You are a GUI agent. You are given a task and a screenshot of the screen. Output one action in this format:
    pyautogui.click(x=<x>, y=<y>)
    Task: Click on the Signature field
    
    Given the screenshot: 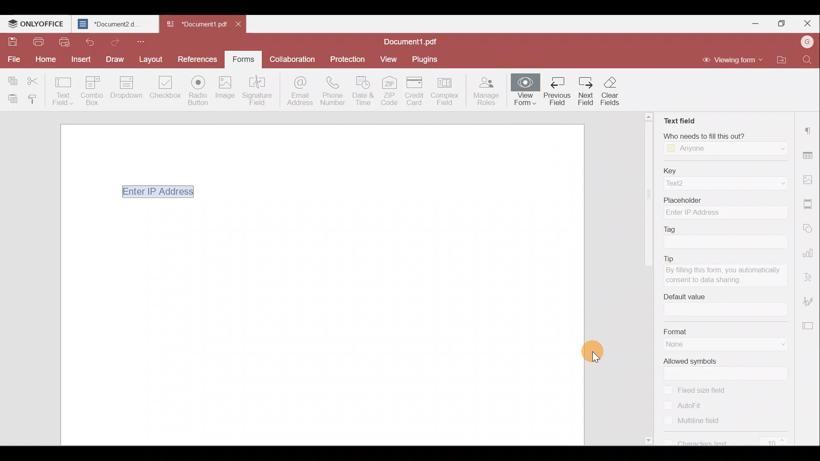 What is the action you would take?
    pyautogui.click(x=259, y=91)
    